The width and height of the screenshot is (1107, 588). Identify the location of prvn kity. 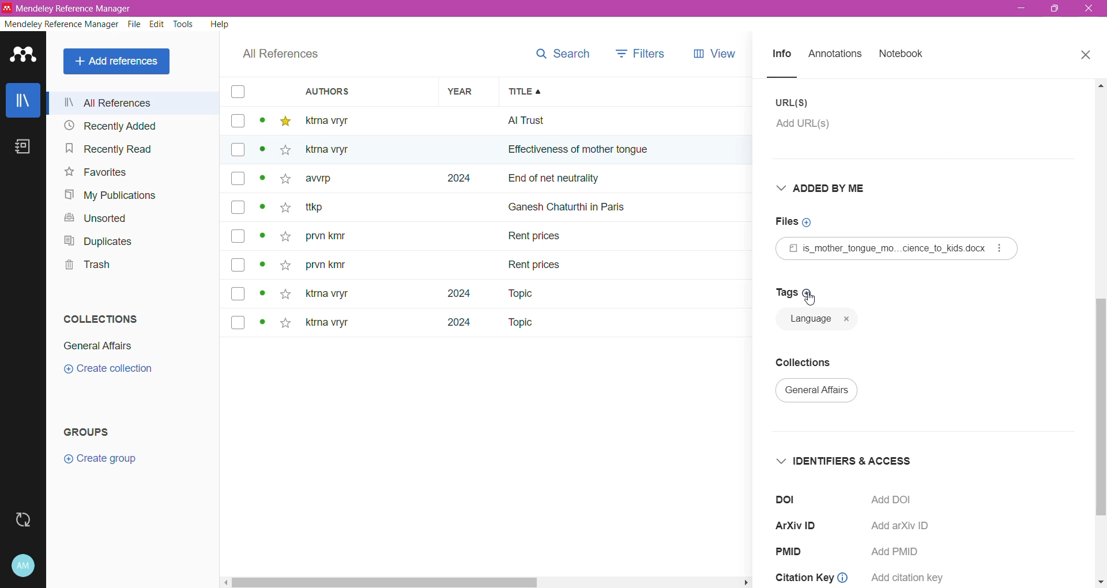
(333, 237).